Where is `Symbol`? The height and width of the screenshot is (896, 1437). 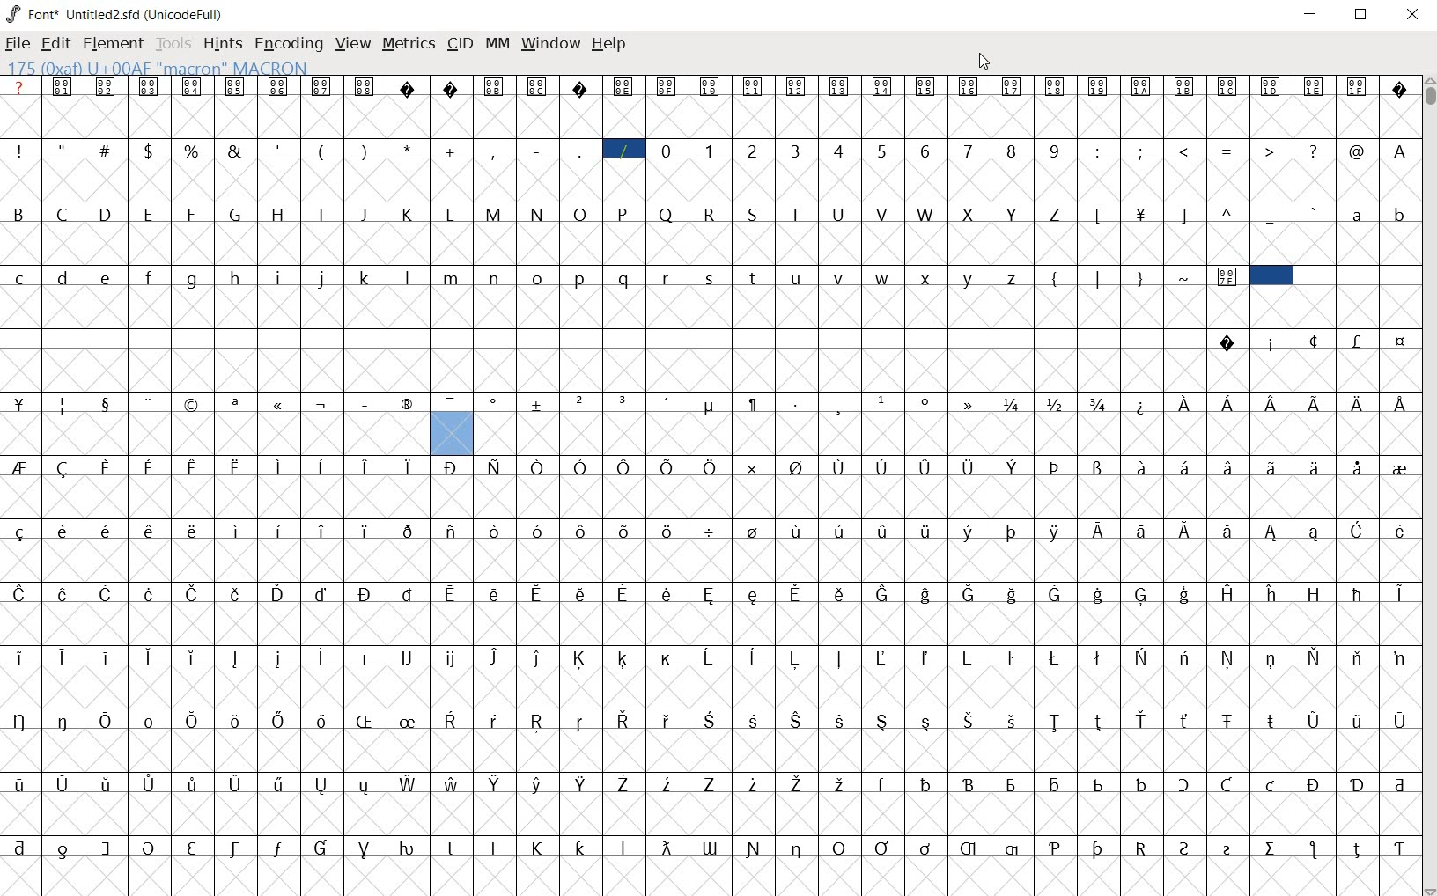
Symbol is located at coordinates (581, 657).